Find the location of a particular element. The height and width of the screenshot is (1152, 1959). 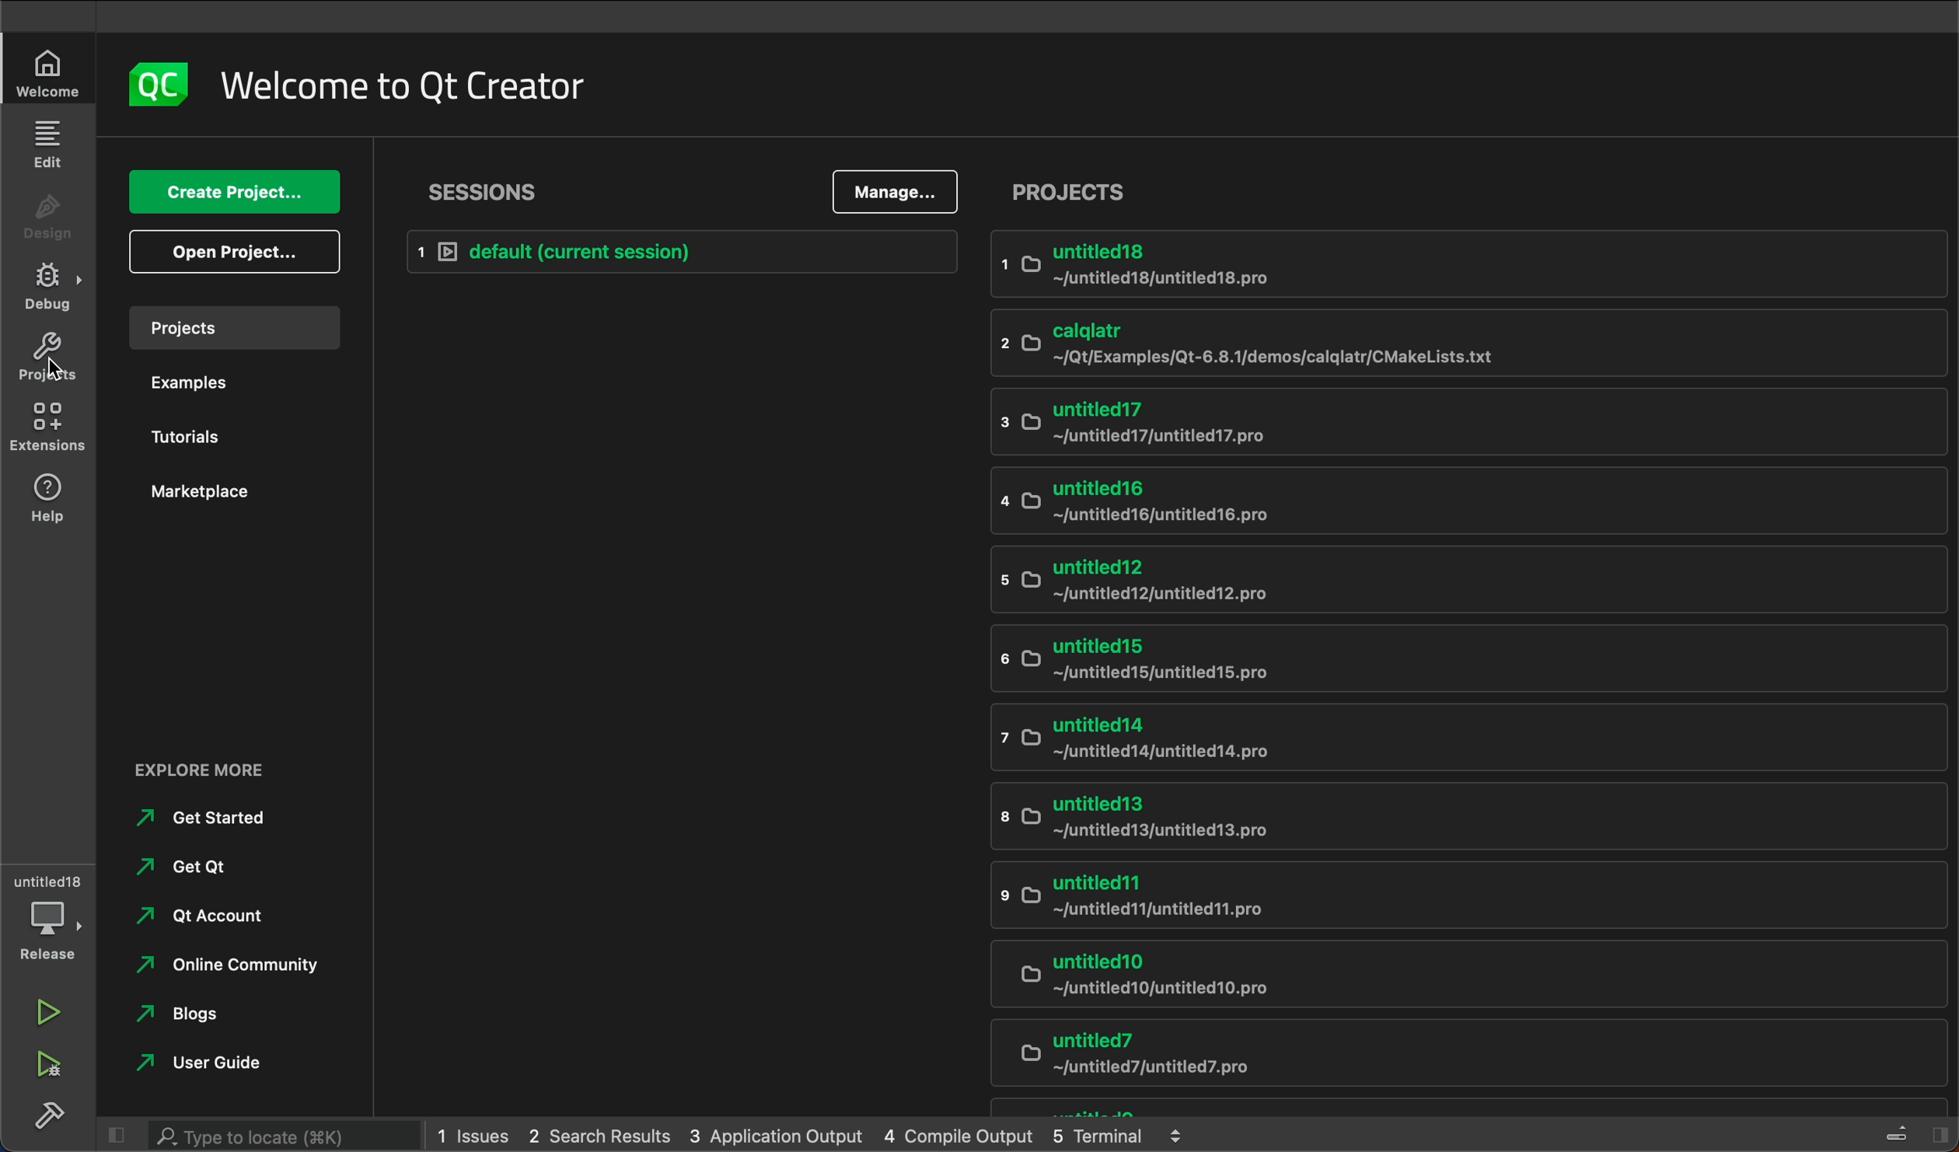

untitled10 is located at coordinates (1450, 968).